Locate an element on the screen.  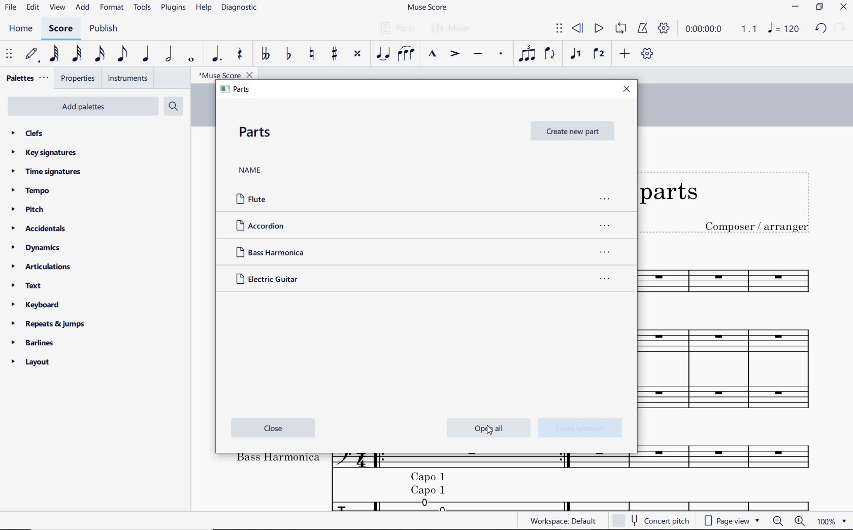
open selected is located at coordinates (584, 428).